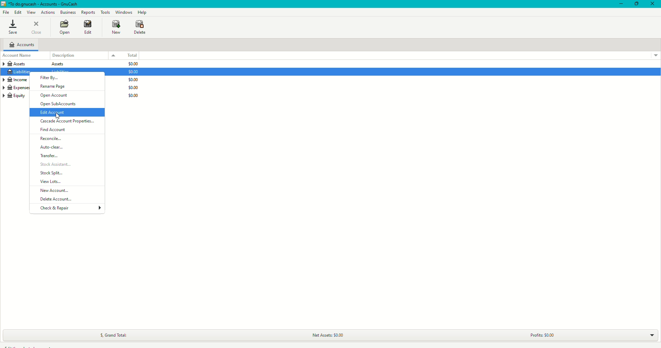  Describe the element at coordinates (326, 336) in the screenshot. I see `Net Assets` at that location.